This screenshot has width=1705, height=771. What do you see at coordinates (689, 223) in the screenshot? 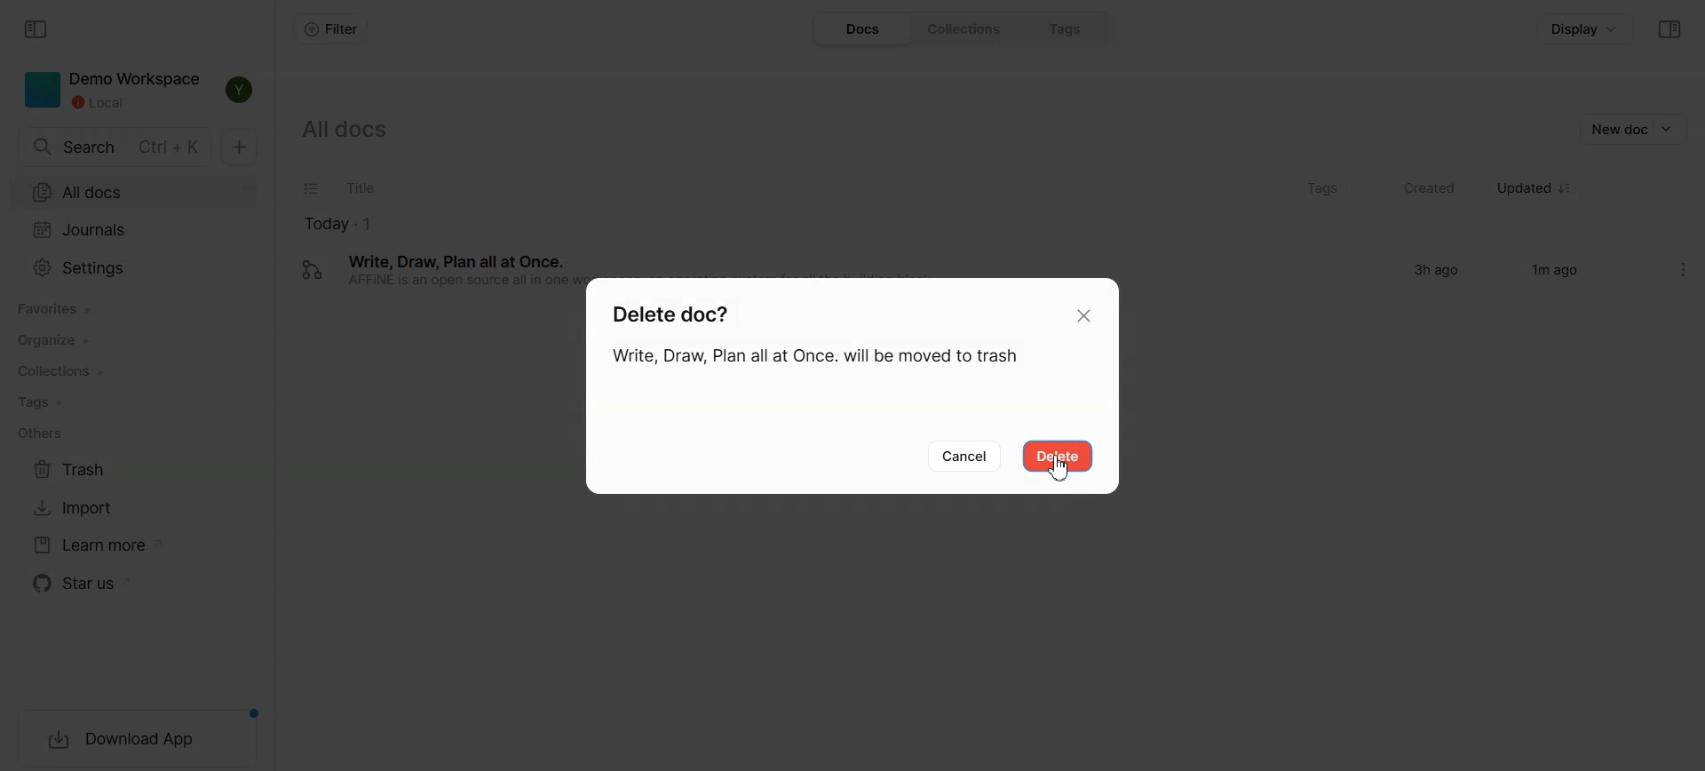
I see `Today` at bounding box center [689, 223].